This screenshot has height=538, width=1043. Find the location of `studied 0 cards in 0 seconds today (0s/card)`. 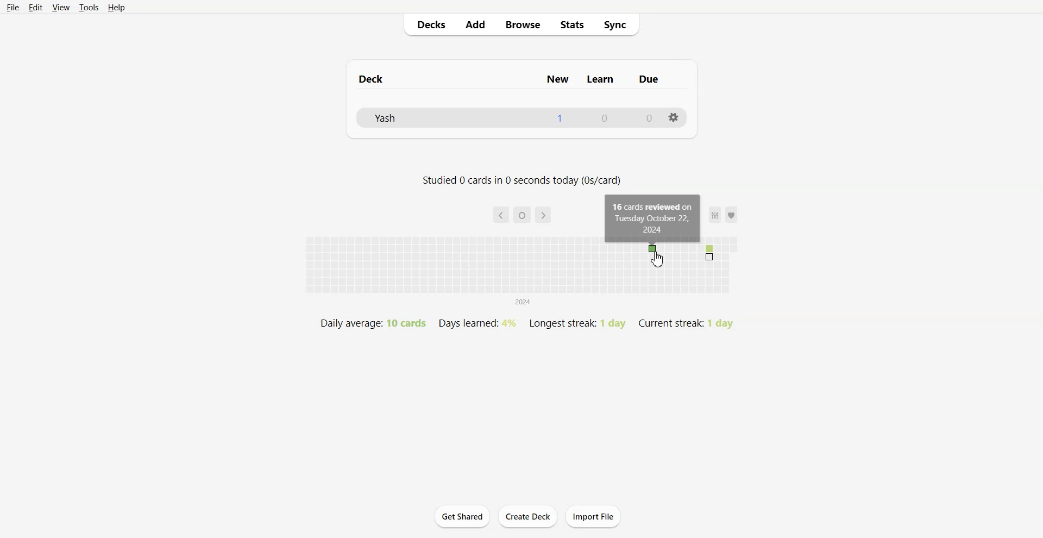

studied 0 cards in 0 seconds today (0s/card) is located at coordinates (522, 180).